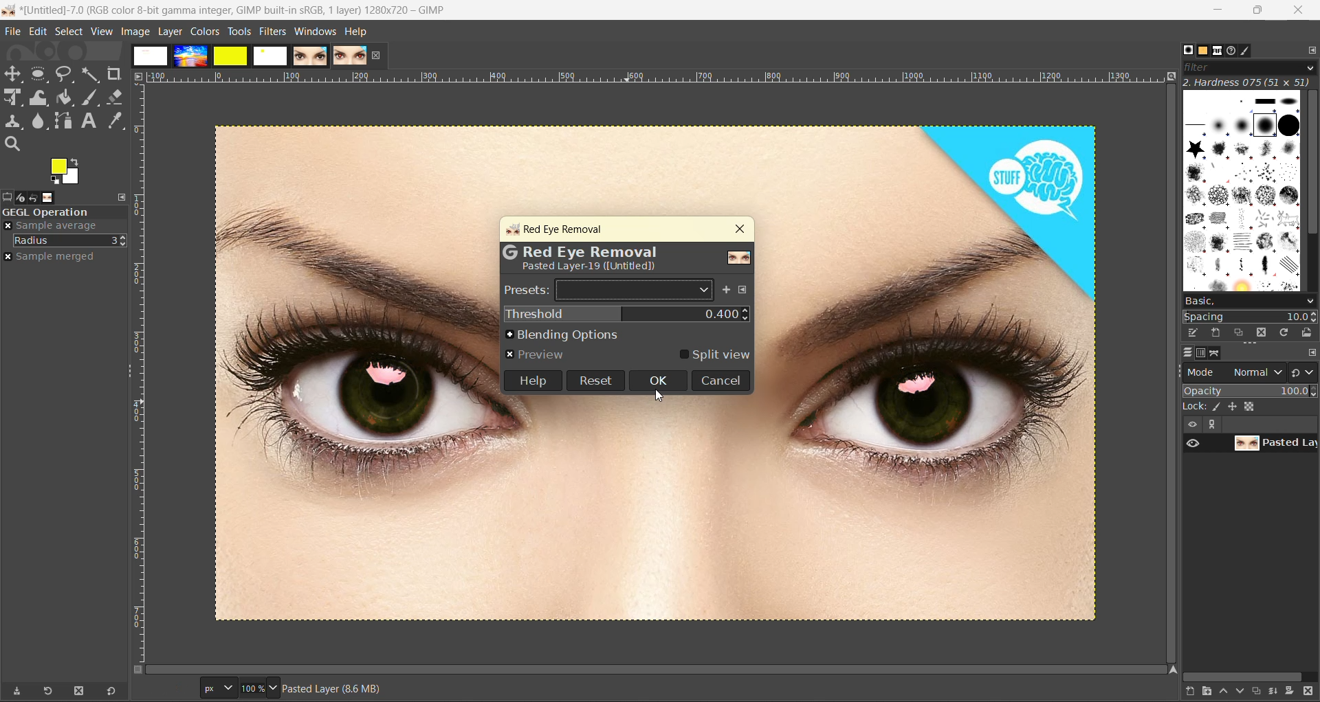 The width and height of the screenshot is (1320, 702). I want to click on split view, so click(713, 354).